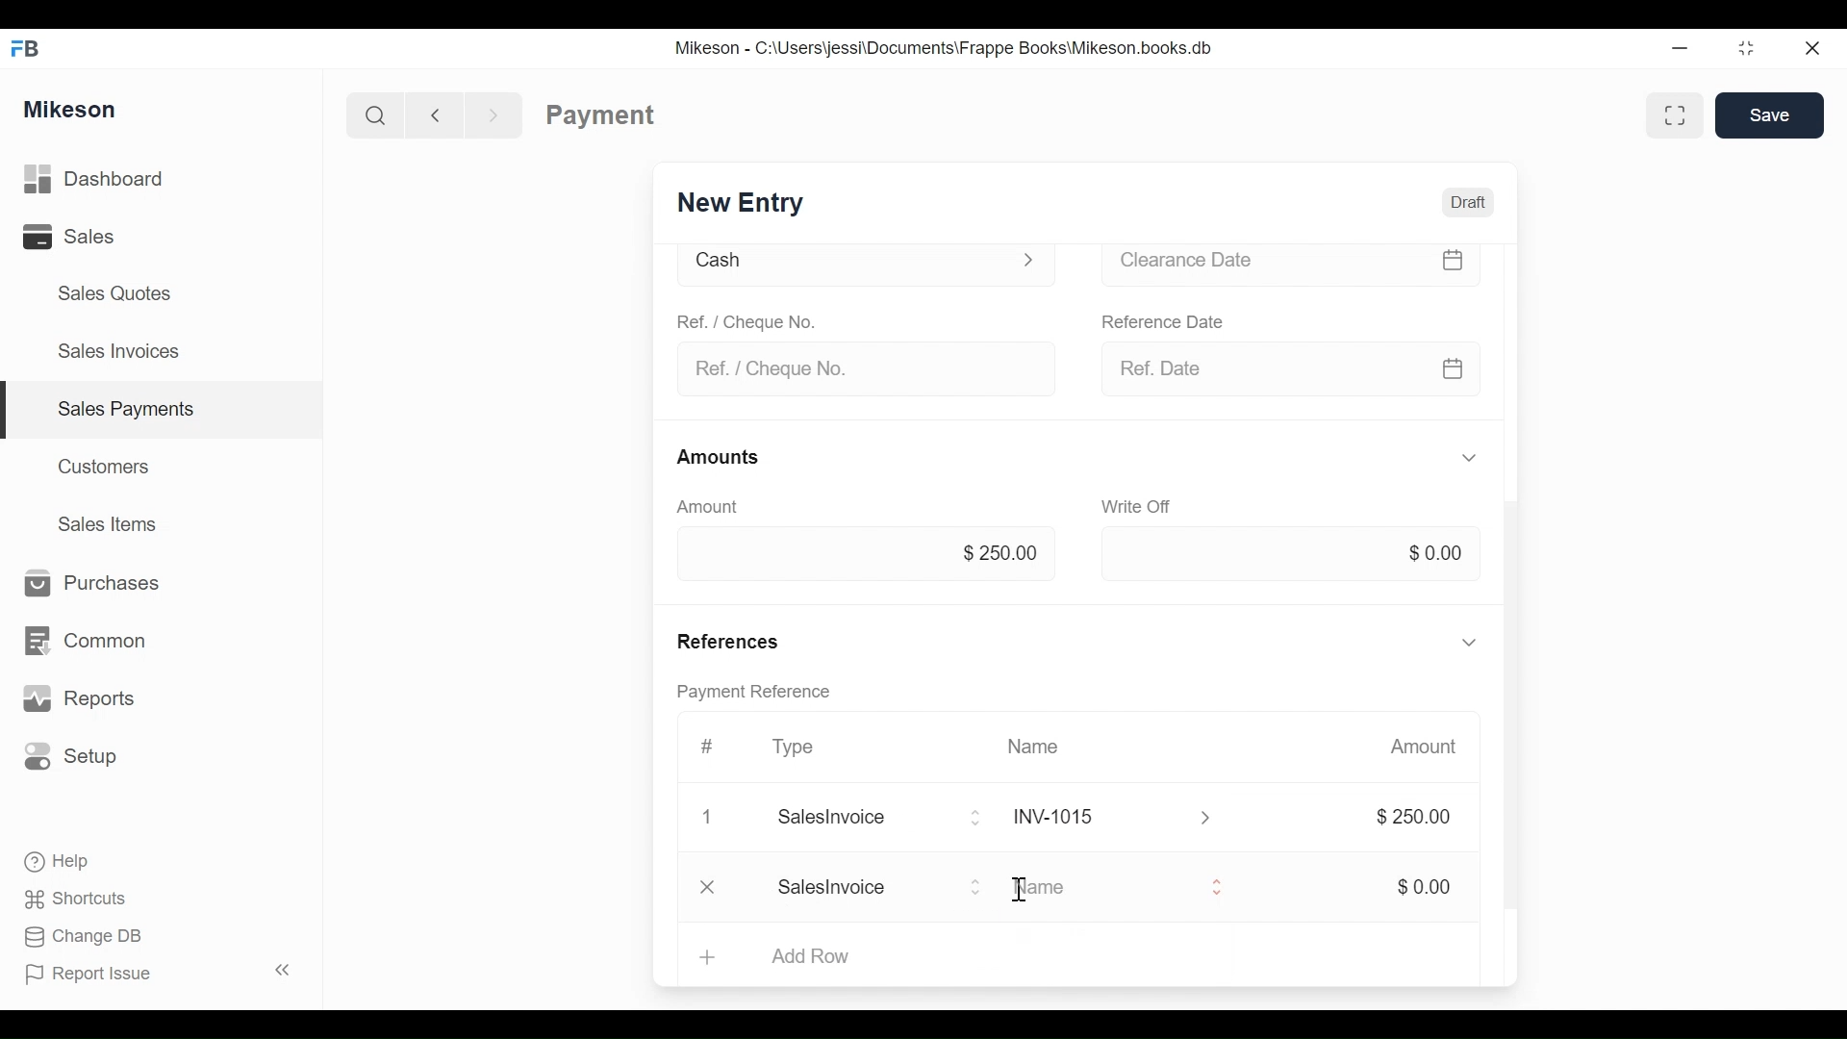  What do you see at coordinates (1118, 818) in the screenshot?
I see `INY1015` at bounding box center [1118, 818].